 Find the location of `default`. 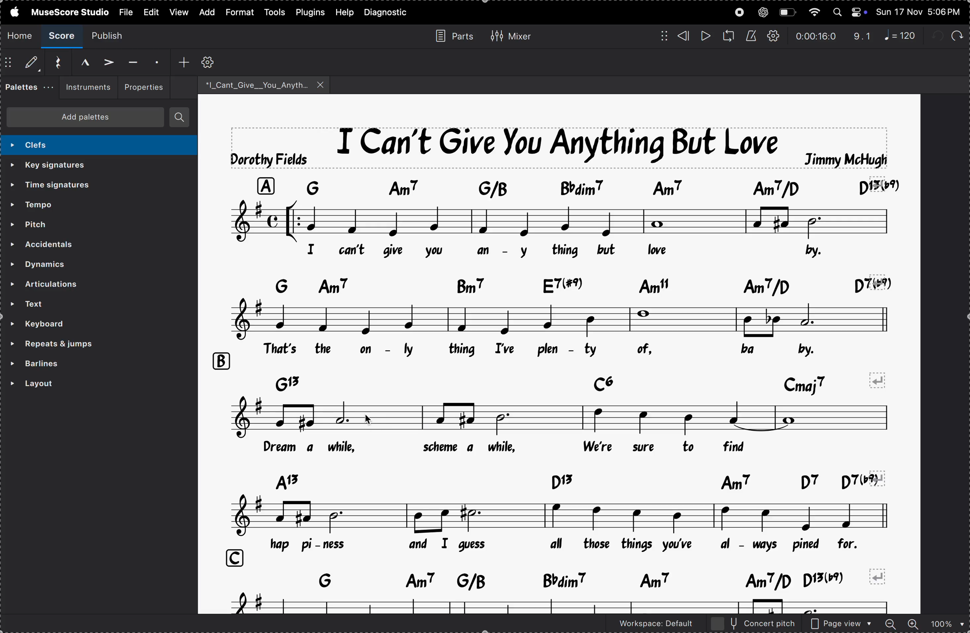

default is located at coordinates (23, 64).